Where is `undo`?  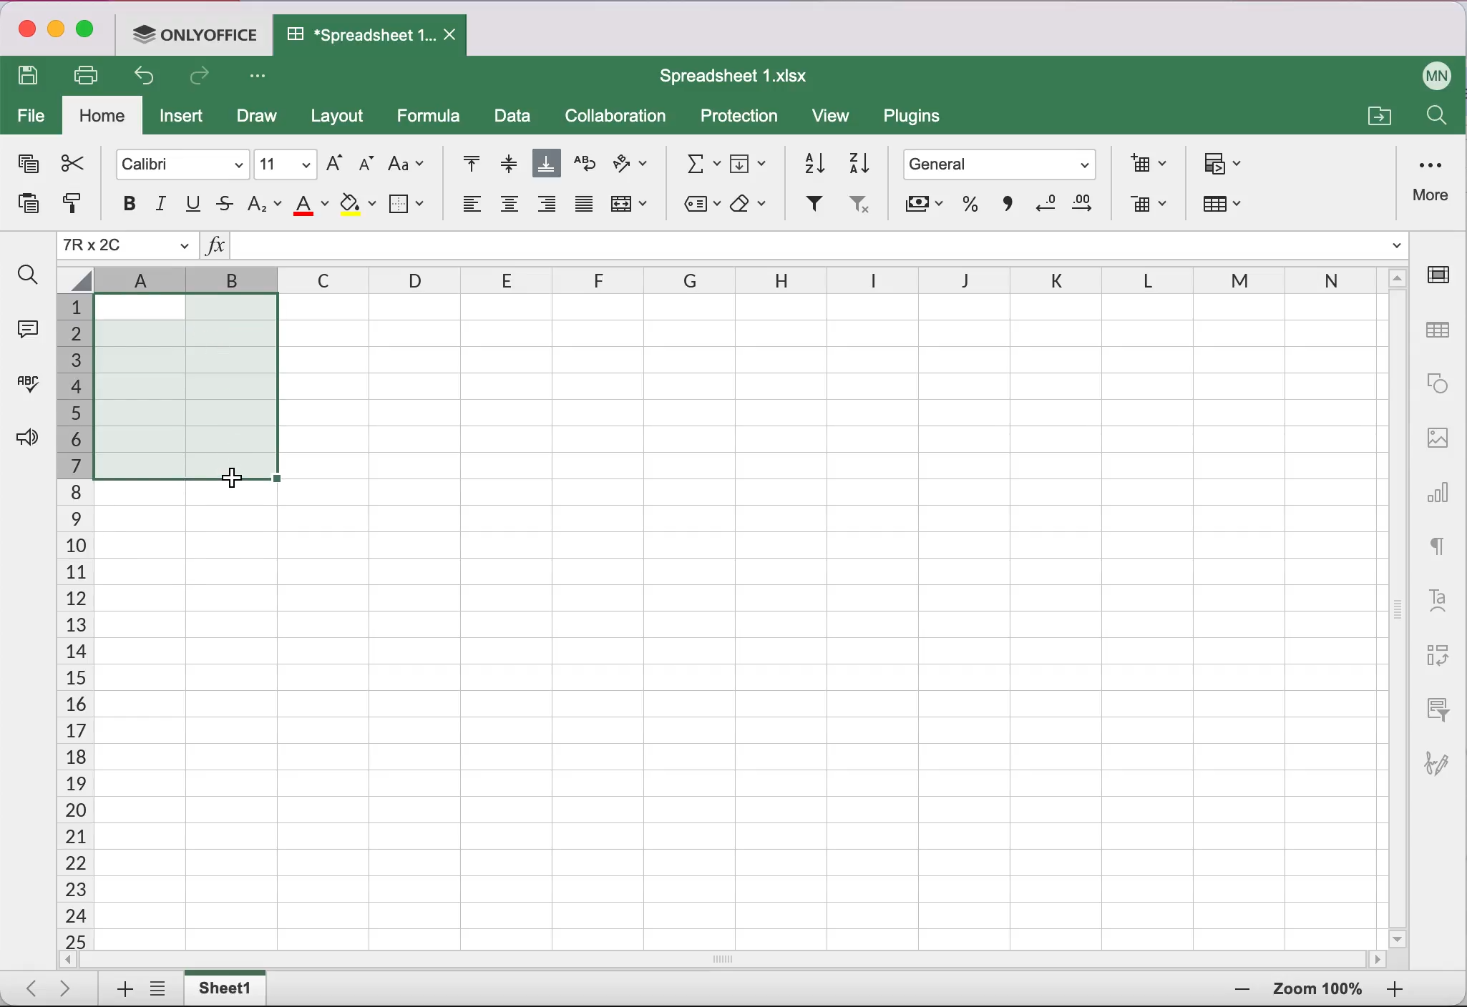 undo is located at coordinates (149, 79).